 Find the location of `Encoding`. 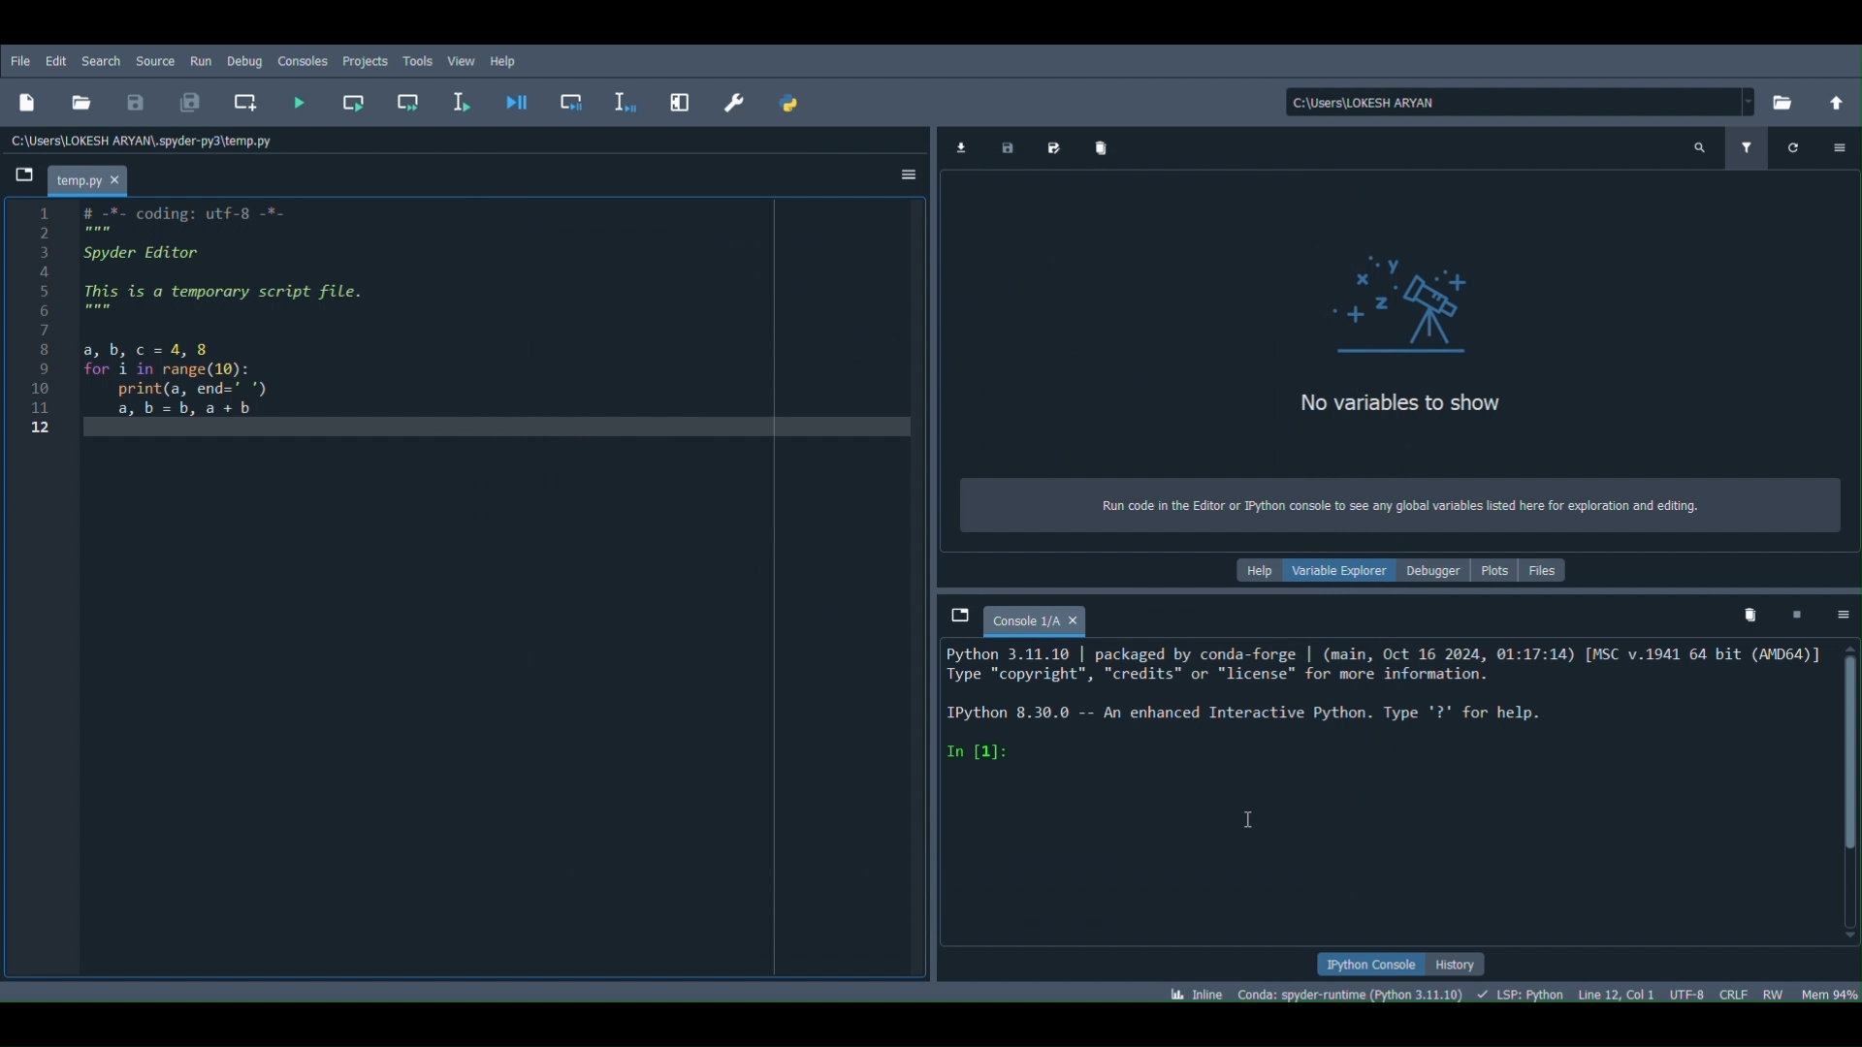

Encoding is located at coordinates (1691, 994).